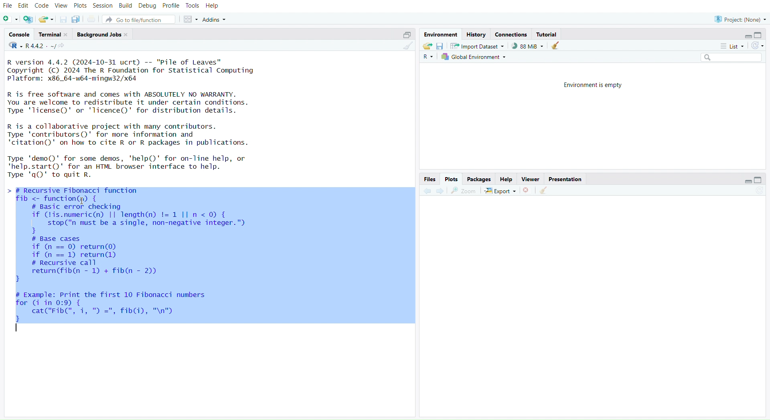 This screenshot has height=420, width=770. What do you see at coordinates (474, 57) in the screenshot?
I see `global environment` at bounding box center [474, 57].